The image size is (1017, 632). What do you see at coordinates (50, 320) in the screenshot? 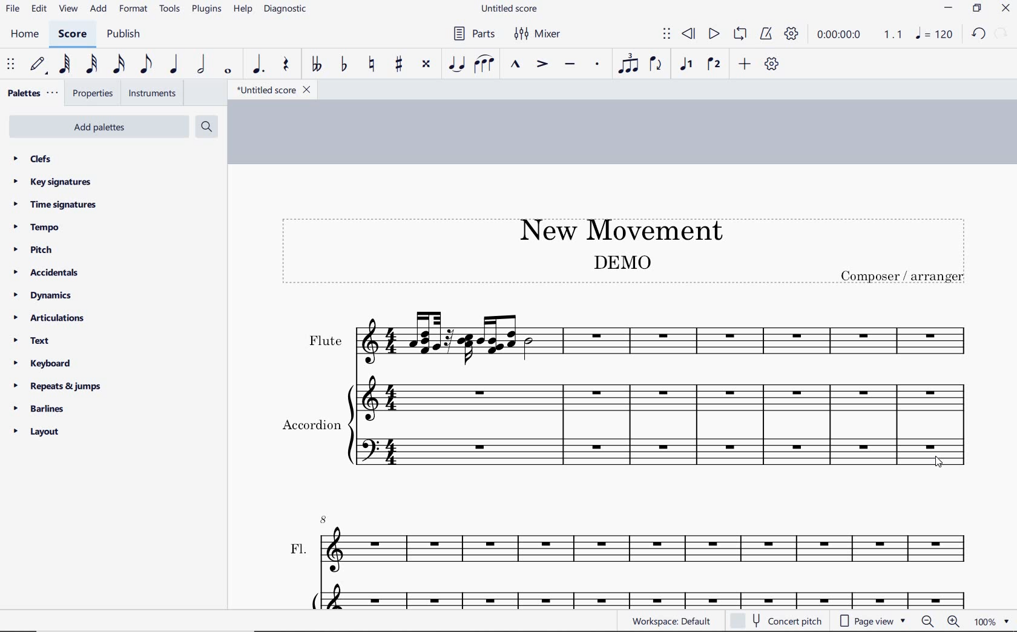
I see `articulations` at bounding box center [50, 320].